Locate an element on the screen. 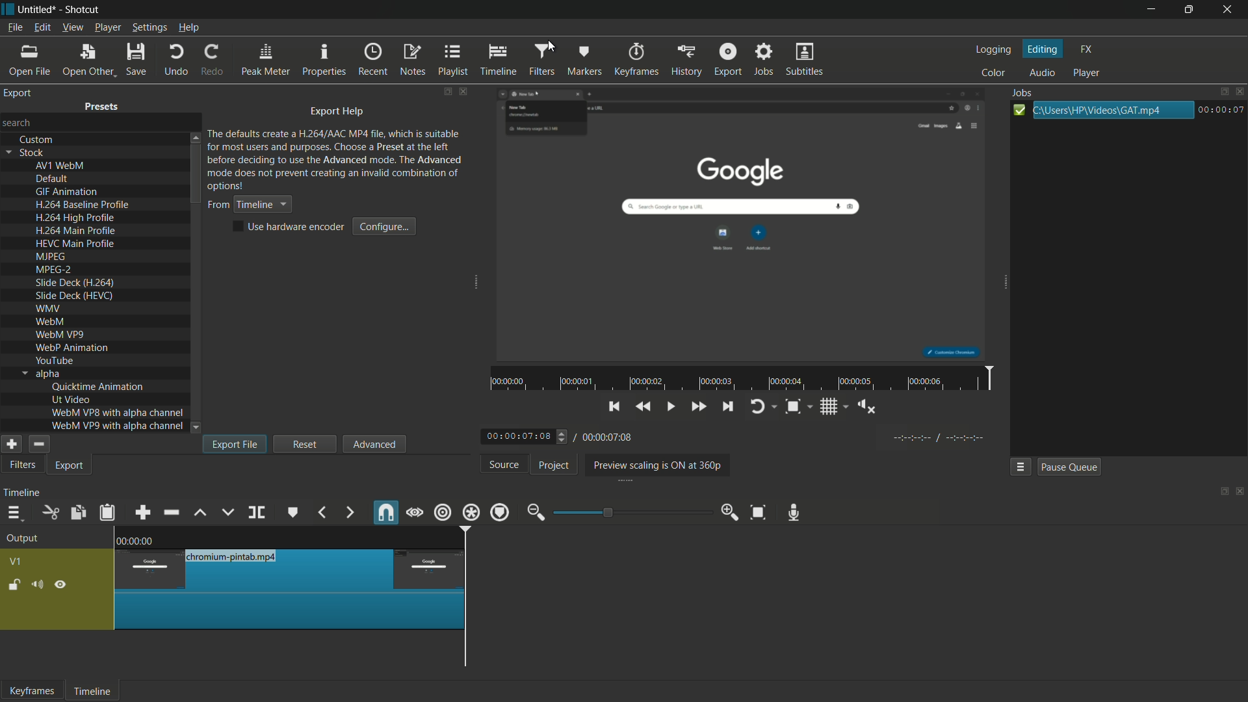 This screenshot has height=702, width=1248. filters is located at coordinates (540, 60).